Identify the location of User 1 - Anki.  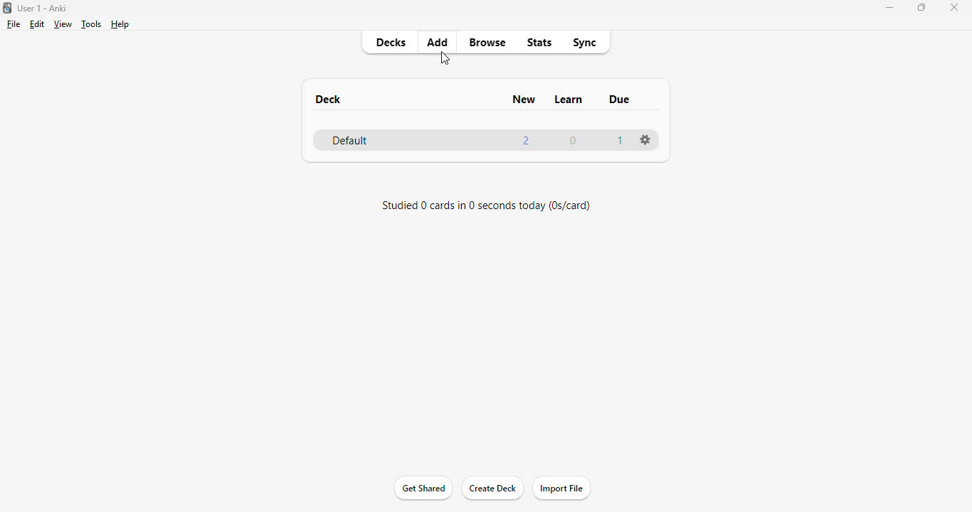
(43, 8).